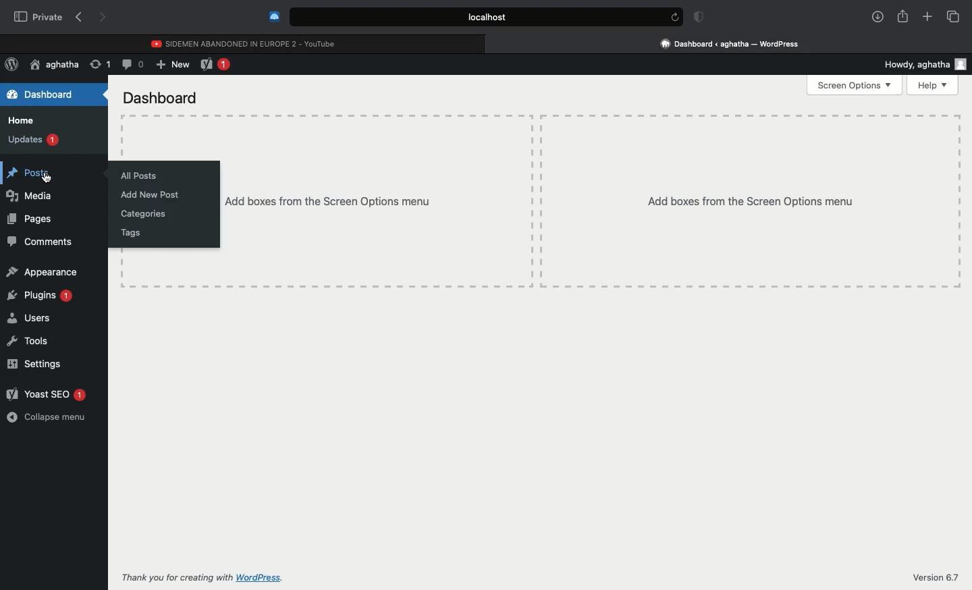 The image size is (972, 590). Describe the element at coordinates (473, 17) in the screenshot. I see `Search bar` at that location.